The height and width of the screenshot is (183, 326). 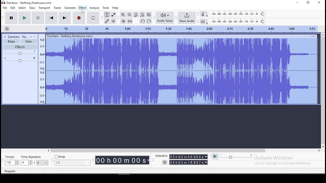 What do you see at coordinates (42, 69) in the screenshot?
I see `amplitude` at bounding box center [42, 69].